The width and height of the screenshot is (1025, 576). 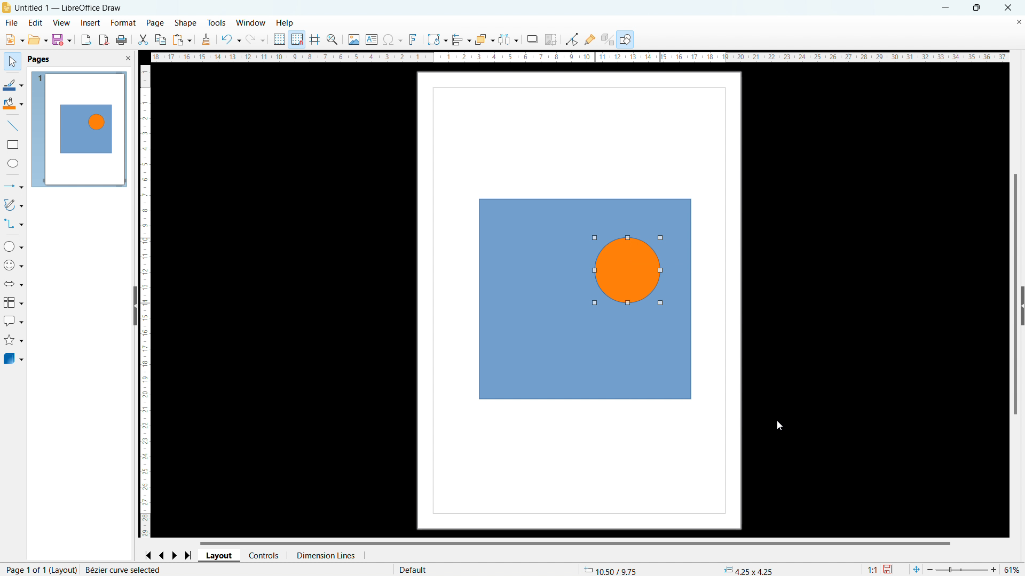 I want to click on crop image, so click(x=551, y=39).